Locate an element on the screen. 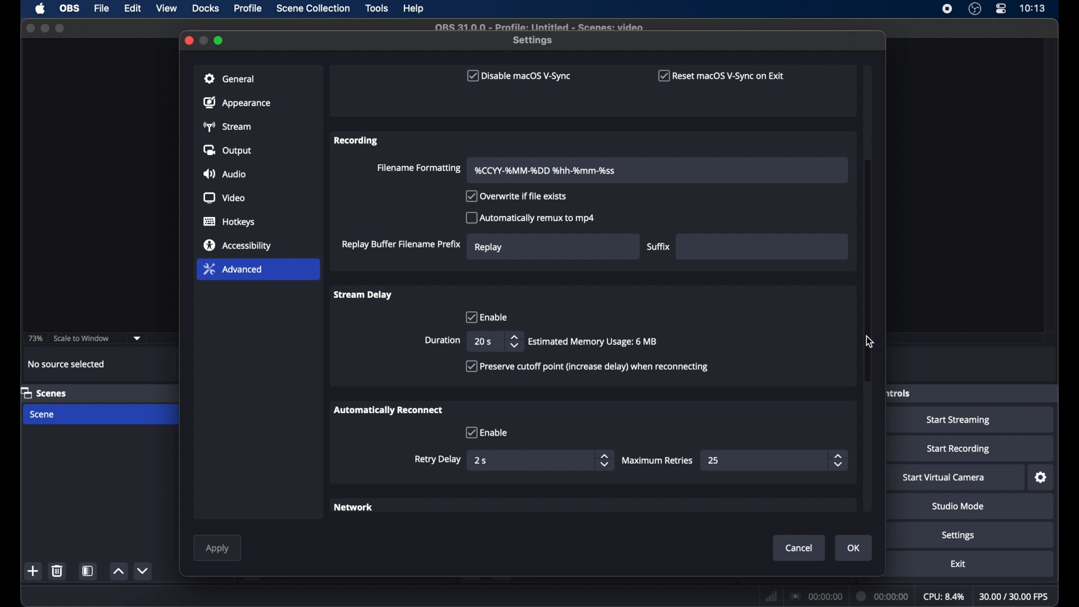 Image resolution: width=1079 pixels, height=607 pixels. duration is located at coordinates (442, 341).